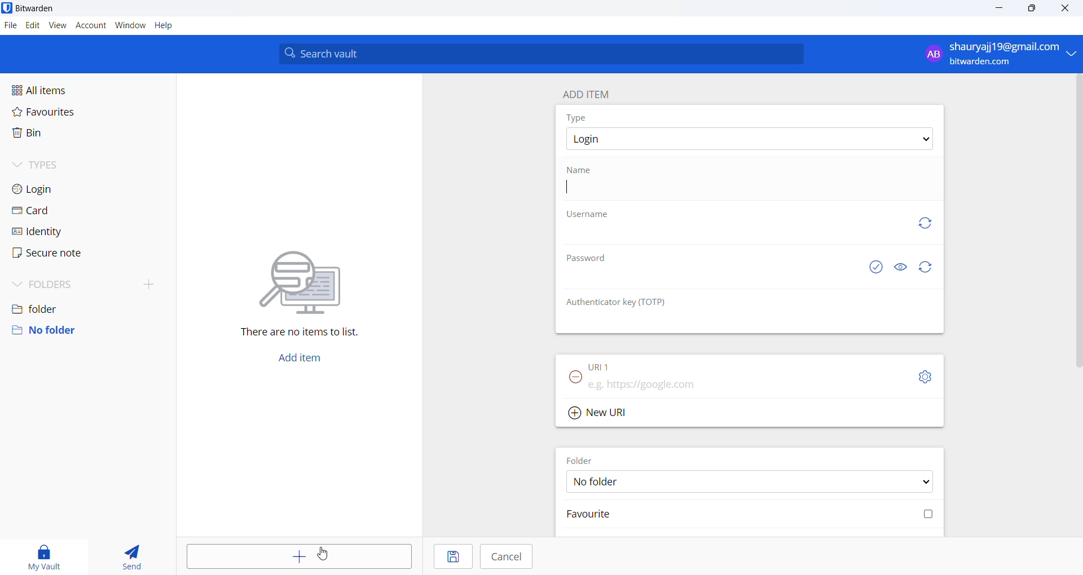  What do you see at coordinates (298, 296) in the screenshot?
I see `There are no items to list.` at bounding box center [298, 296].